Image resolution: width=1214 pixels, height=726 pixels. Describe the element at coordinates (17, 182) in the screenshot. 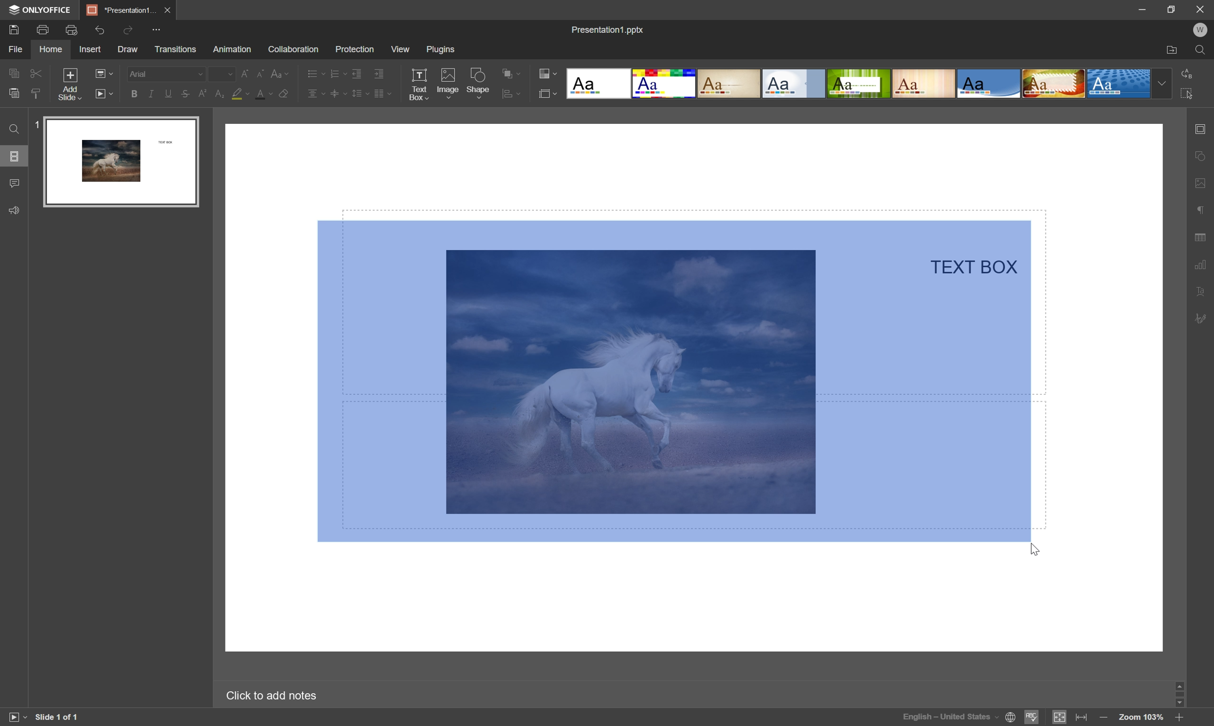

I see `comments` at that location.